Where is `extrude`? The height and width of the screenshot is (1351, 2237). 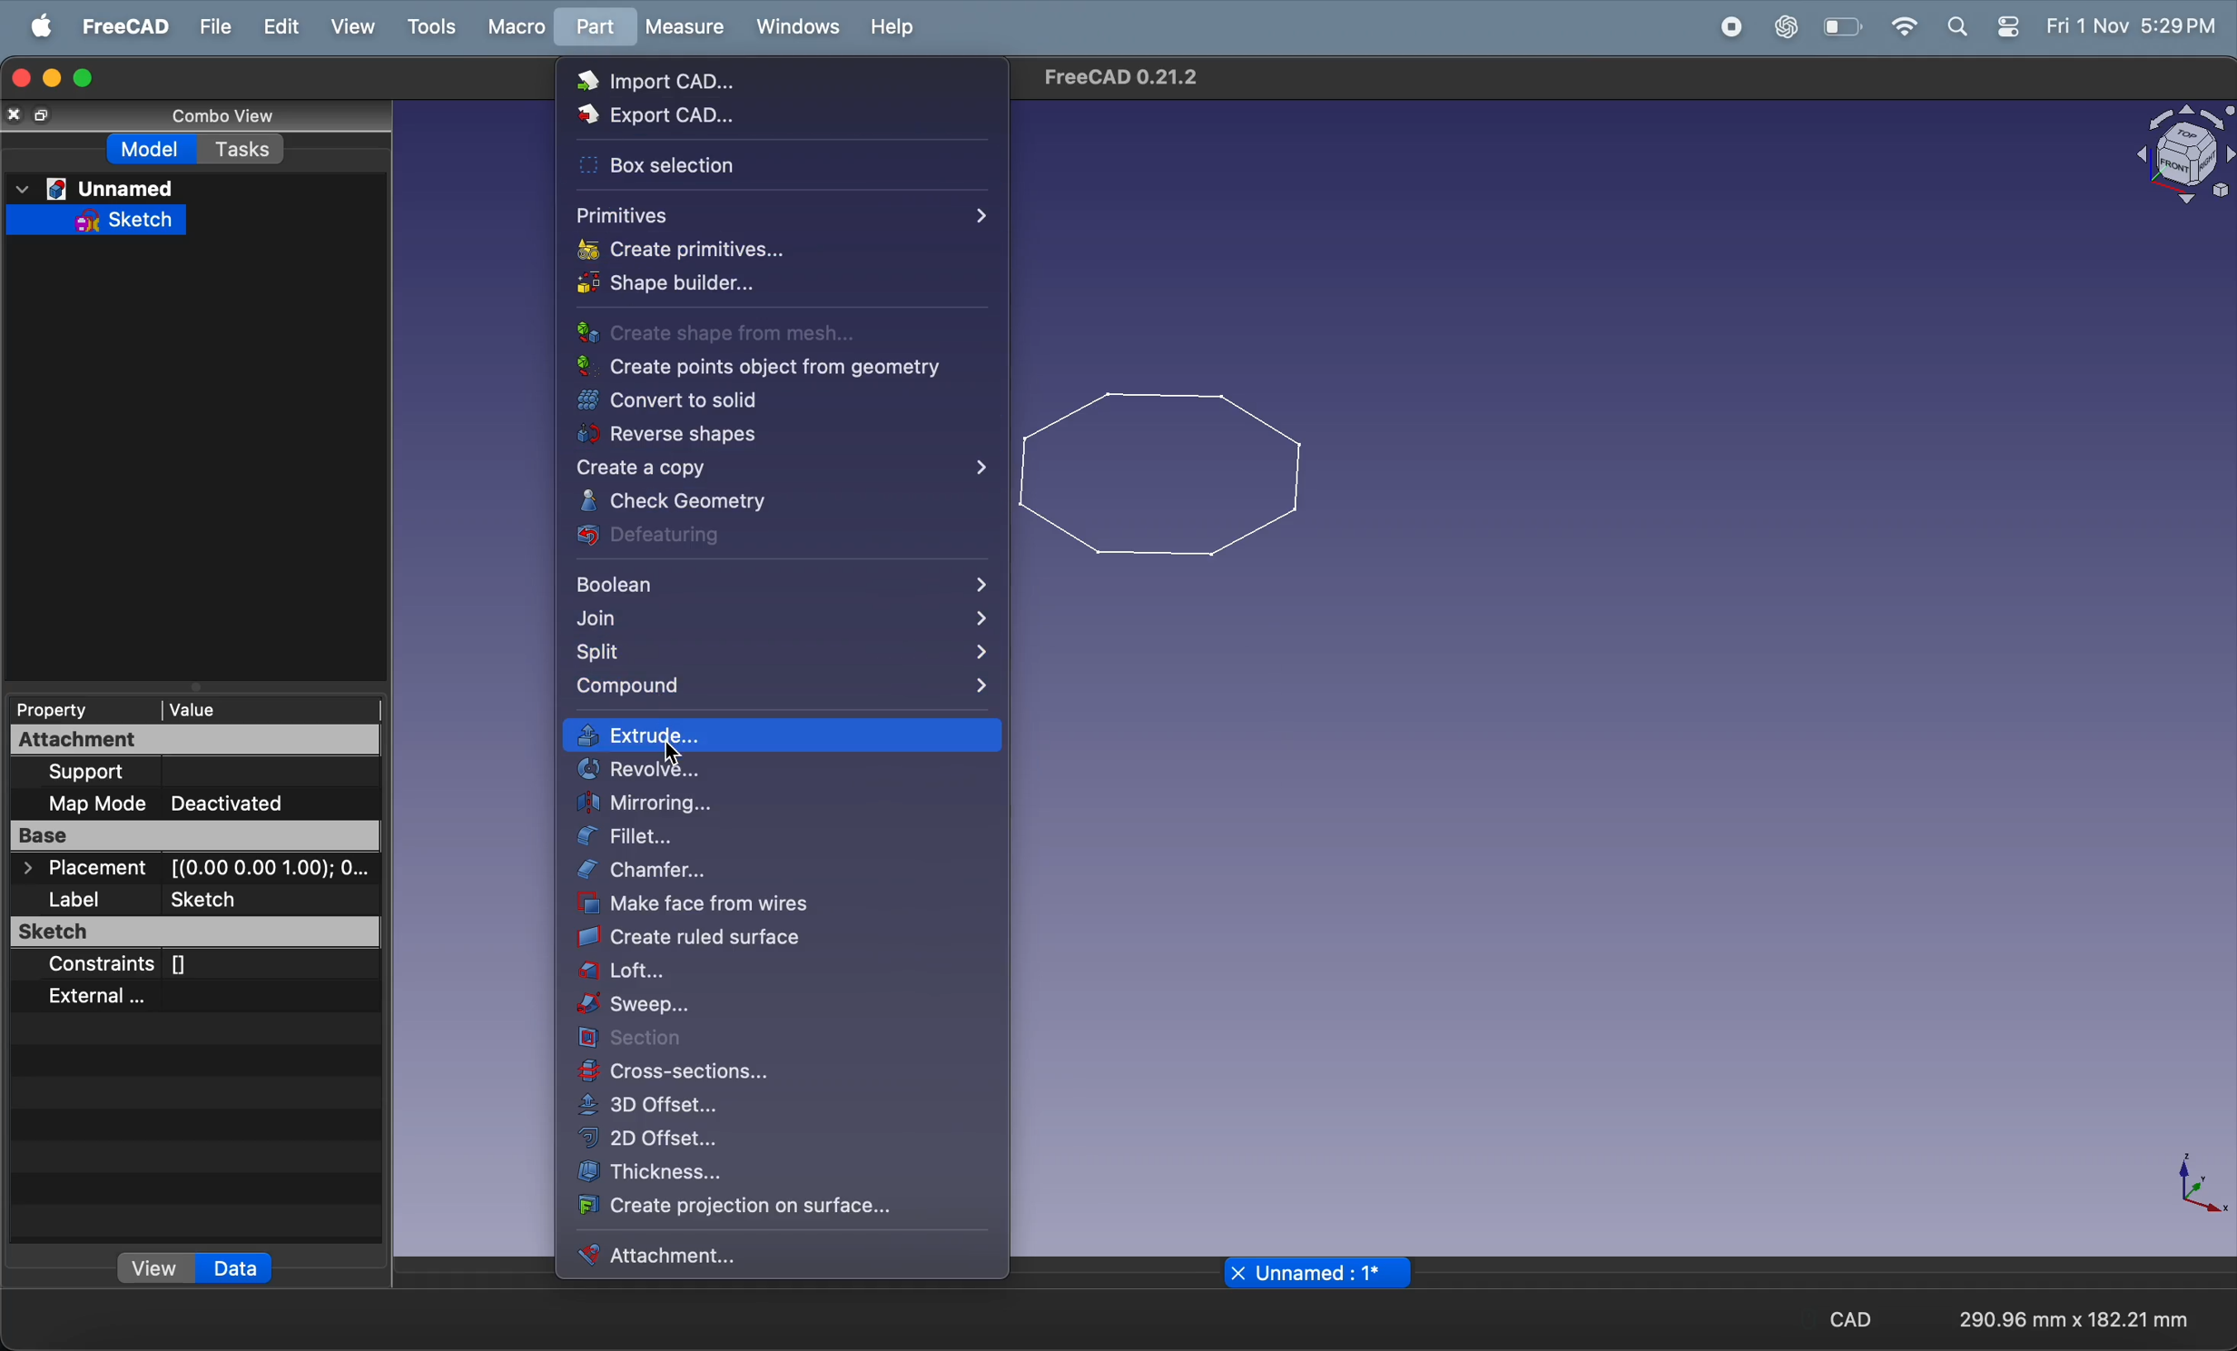
extrude is located at coordinates (786, 734).